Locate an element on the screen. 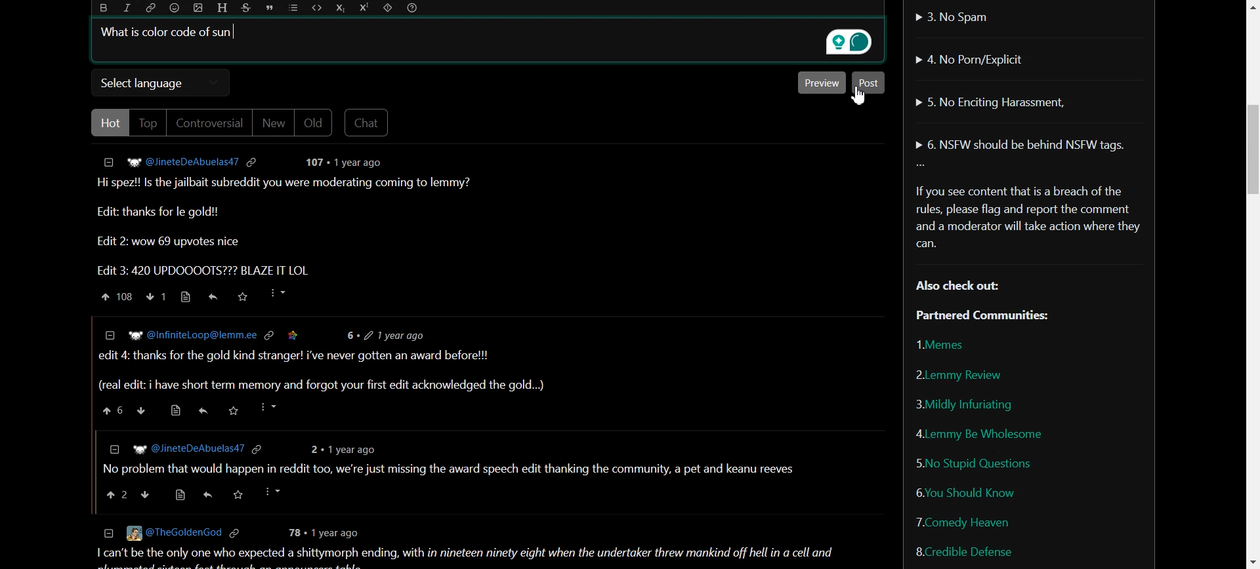 The width and height of the screenshot is (1260, 569). Strikethrough is located at coordinates (246, 8).